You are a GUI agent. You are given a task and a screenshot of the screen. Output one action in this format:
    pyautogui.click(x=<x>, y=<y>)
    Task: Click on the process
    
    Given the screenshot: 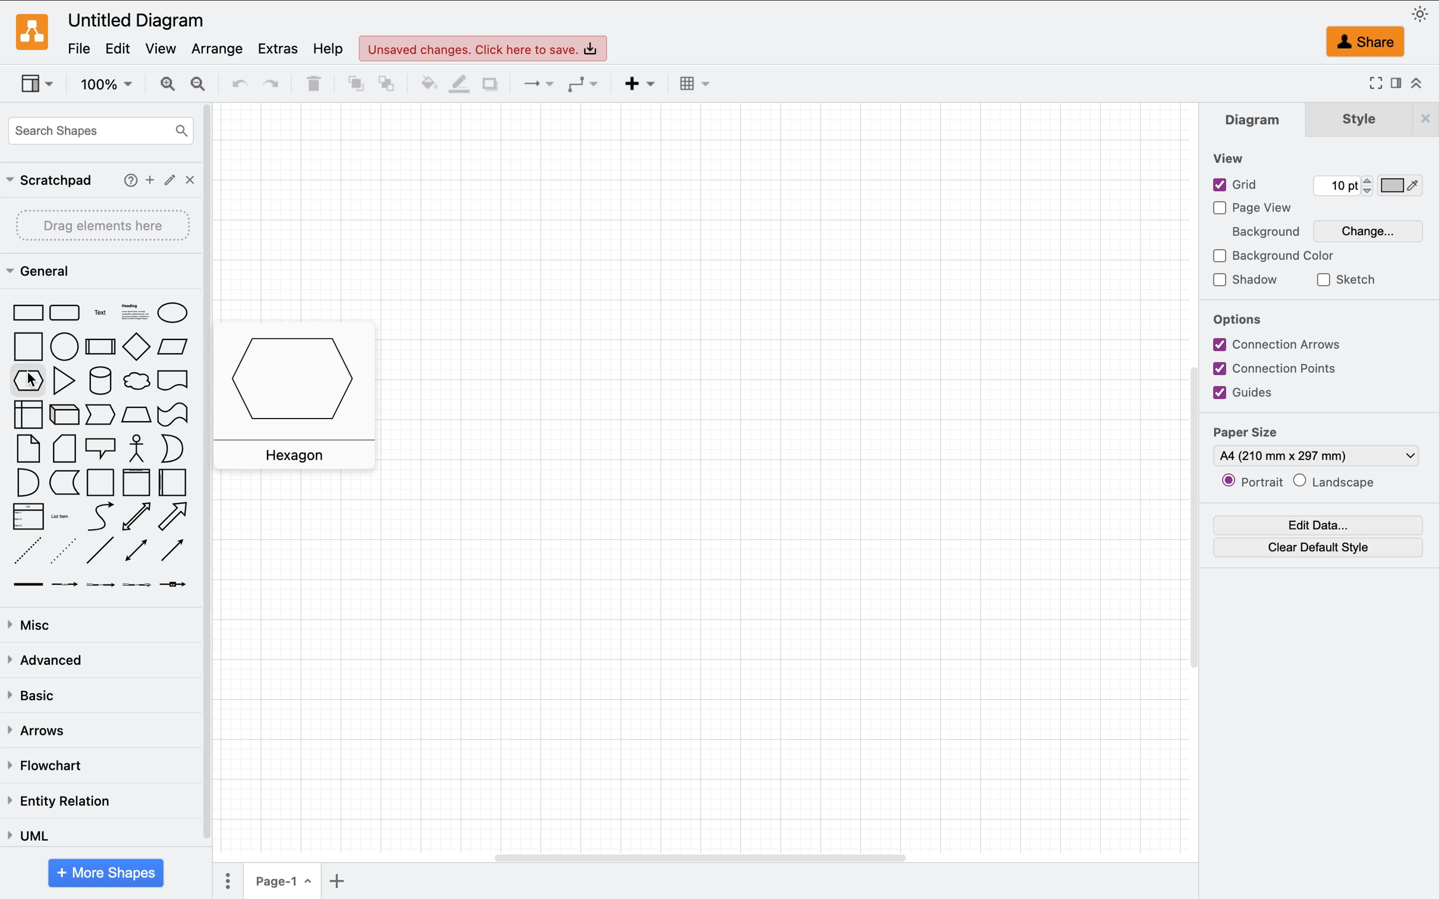 What is the action you would take?
    pyautogui.click(x=99, y=345)
    